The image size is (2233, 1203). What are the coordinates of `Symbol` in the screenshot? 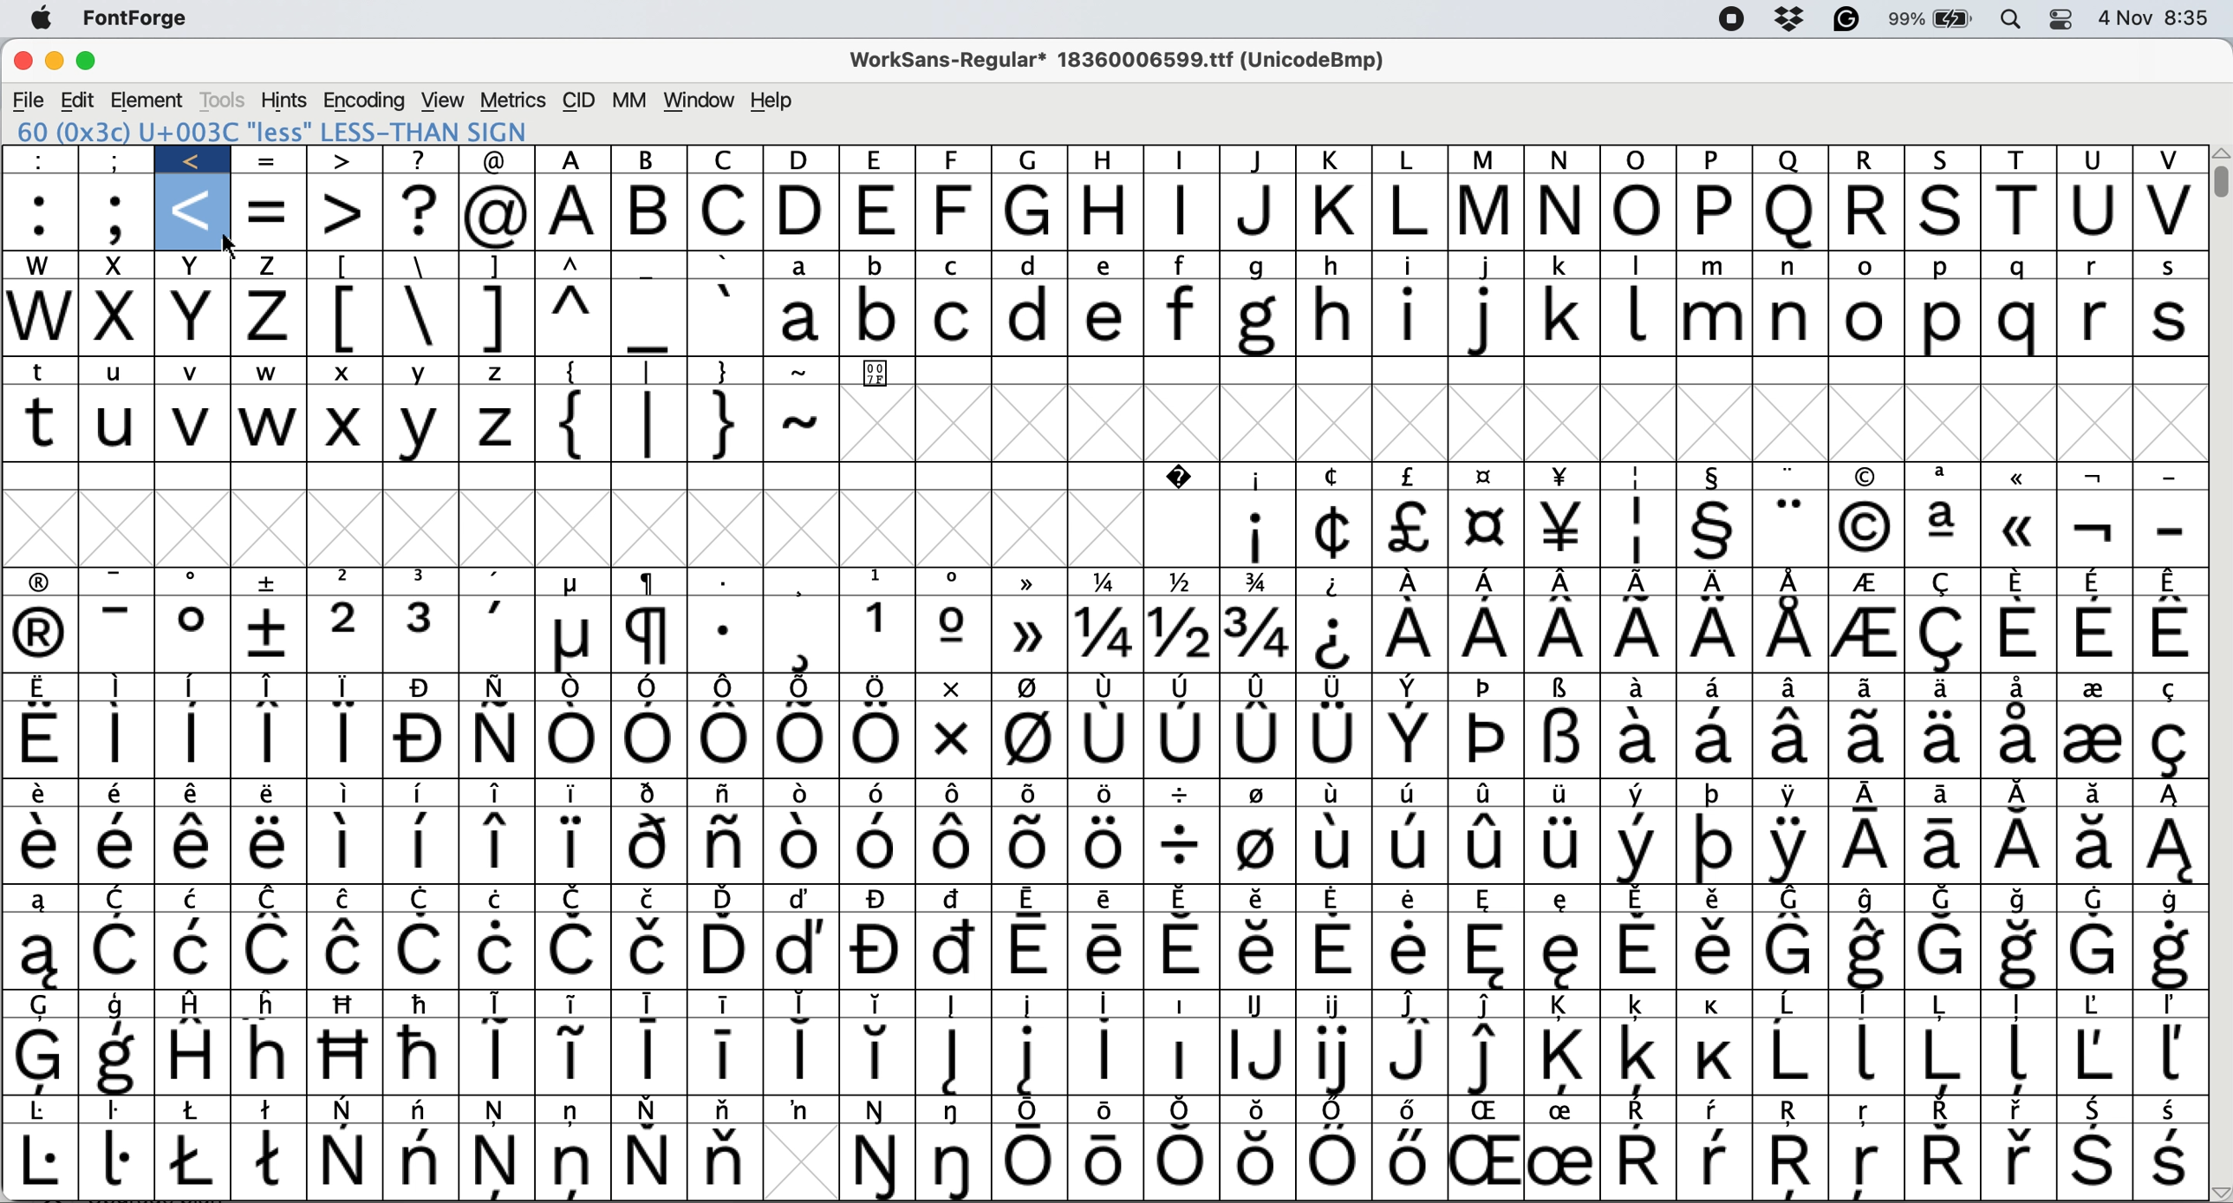 It's located at (349, 1002).